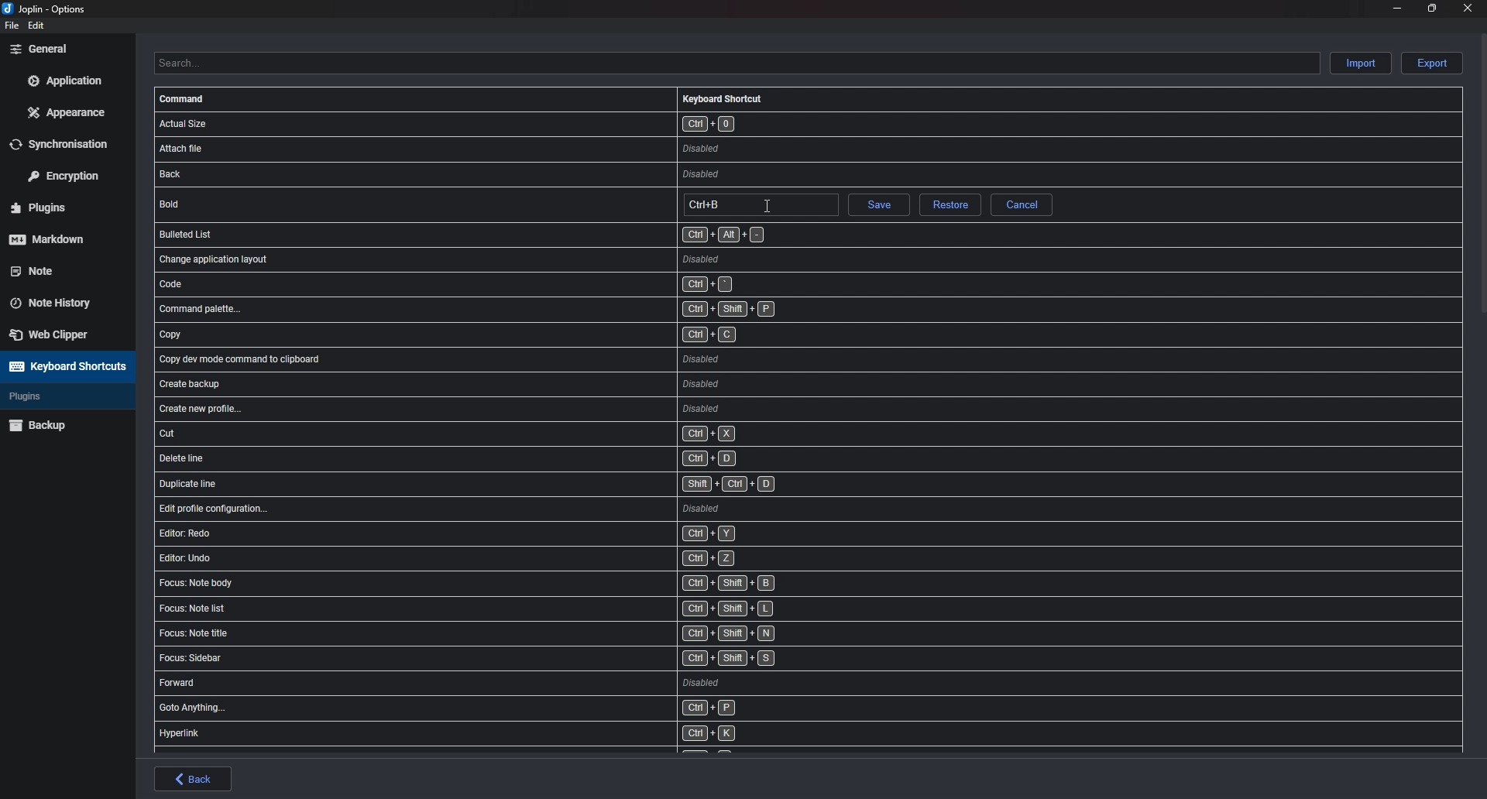 Image resolution: width=1487 pixels, height=799 pixels. What do you see at coordinates (1483, 173) in the screenshot?
I see `scroll bar` at bounding box center [1483, 173].